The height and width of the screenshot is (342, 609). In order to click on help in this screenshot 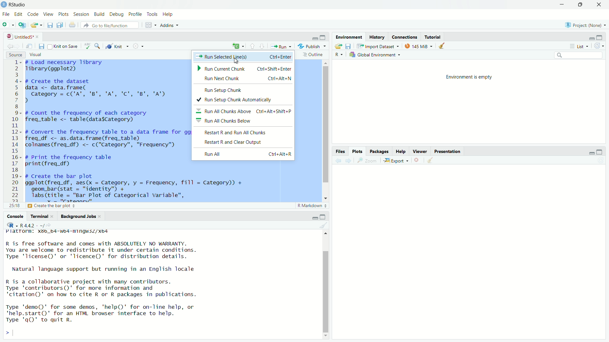, I will do `click(401, 152)`.